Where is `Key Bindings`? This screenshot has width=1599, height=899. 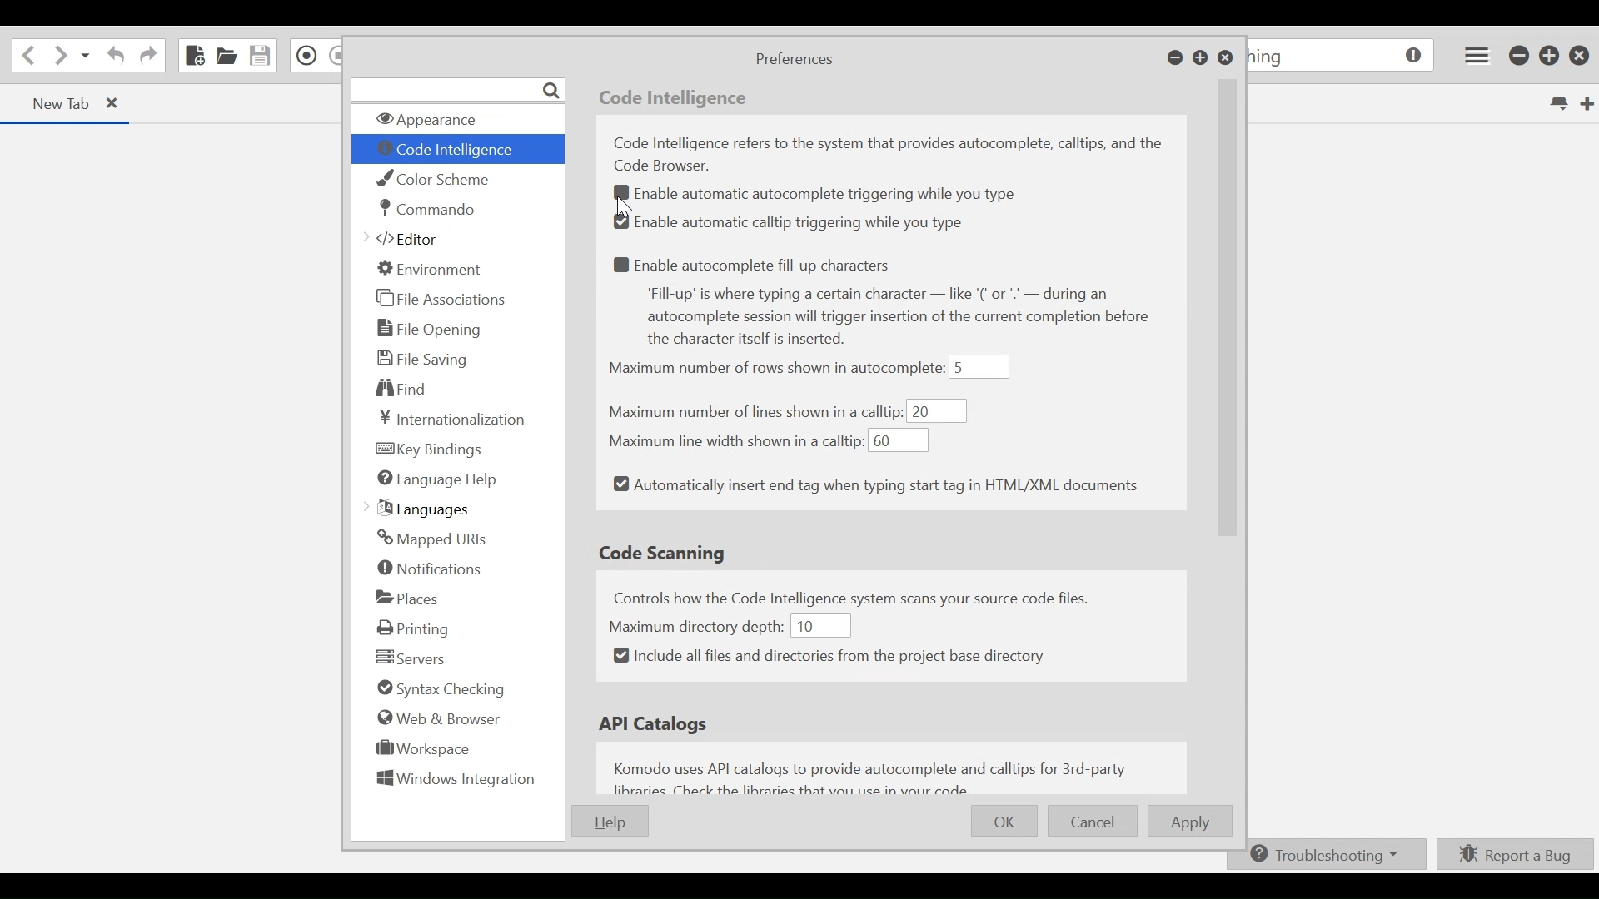 Key Bindings is located at coordinates (431, 449).